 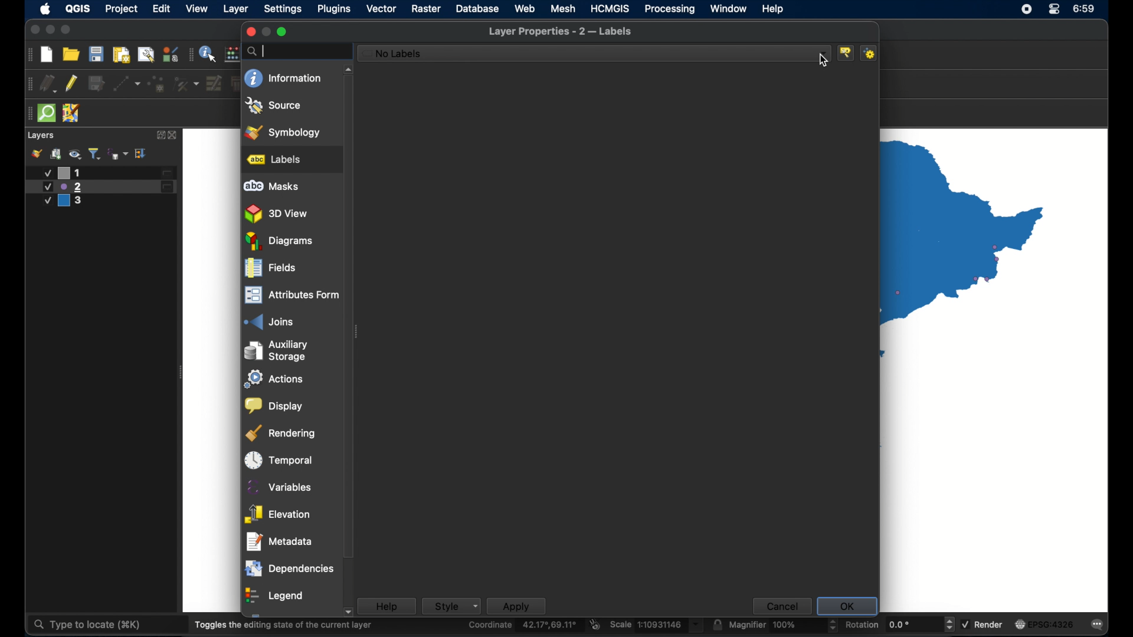 What do you see at coordinates (101, 187) in the screenshot?
I see `layer 2` at bounding box center [101, 187].